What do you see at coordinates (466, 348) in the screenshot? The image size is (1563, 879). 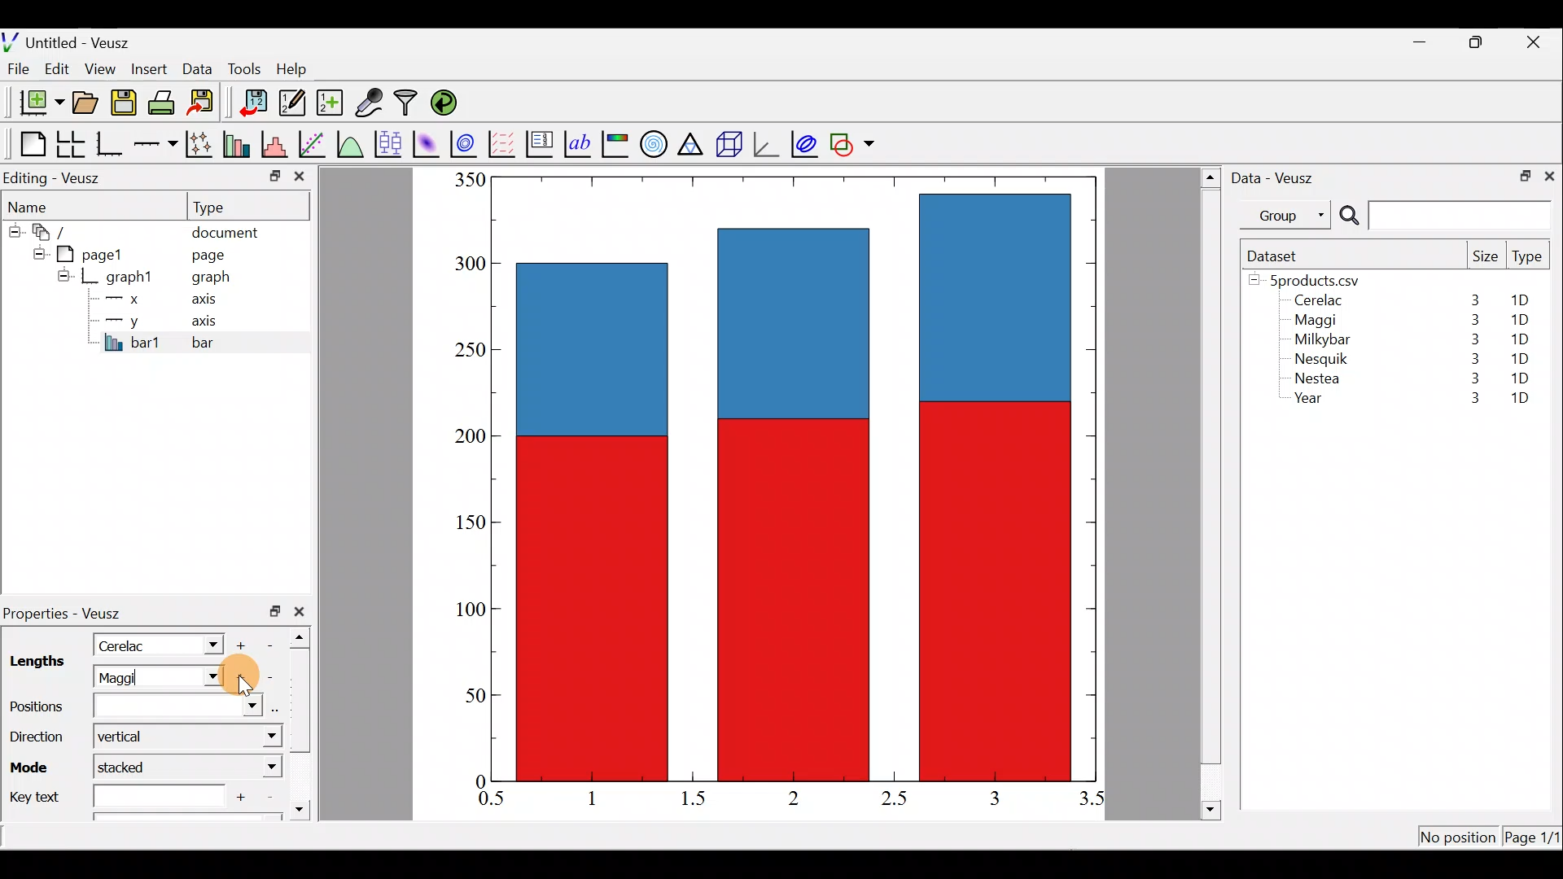 I see `250` at bounding box center [466, 348].